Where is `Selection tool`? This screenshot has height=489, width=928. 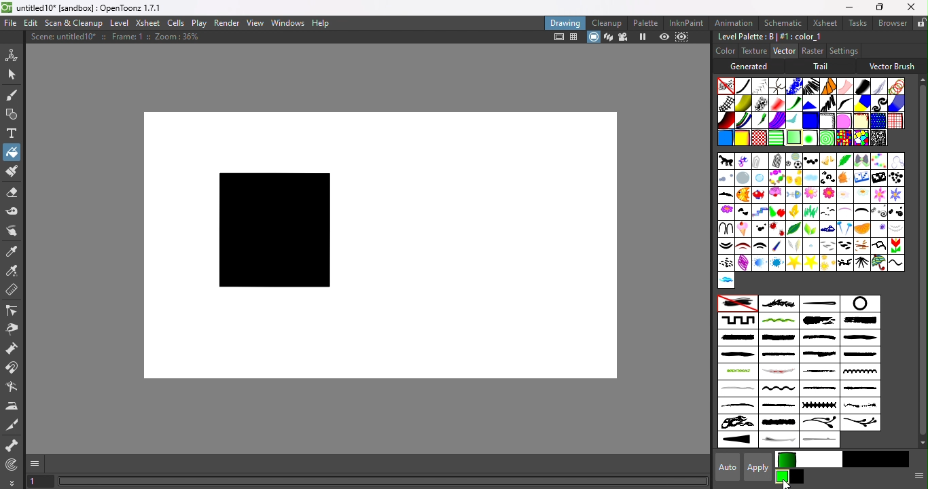
Selection tool is located at coordinates (12, 73).